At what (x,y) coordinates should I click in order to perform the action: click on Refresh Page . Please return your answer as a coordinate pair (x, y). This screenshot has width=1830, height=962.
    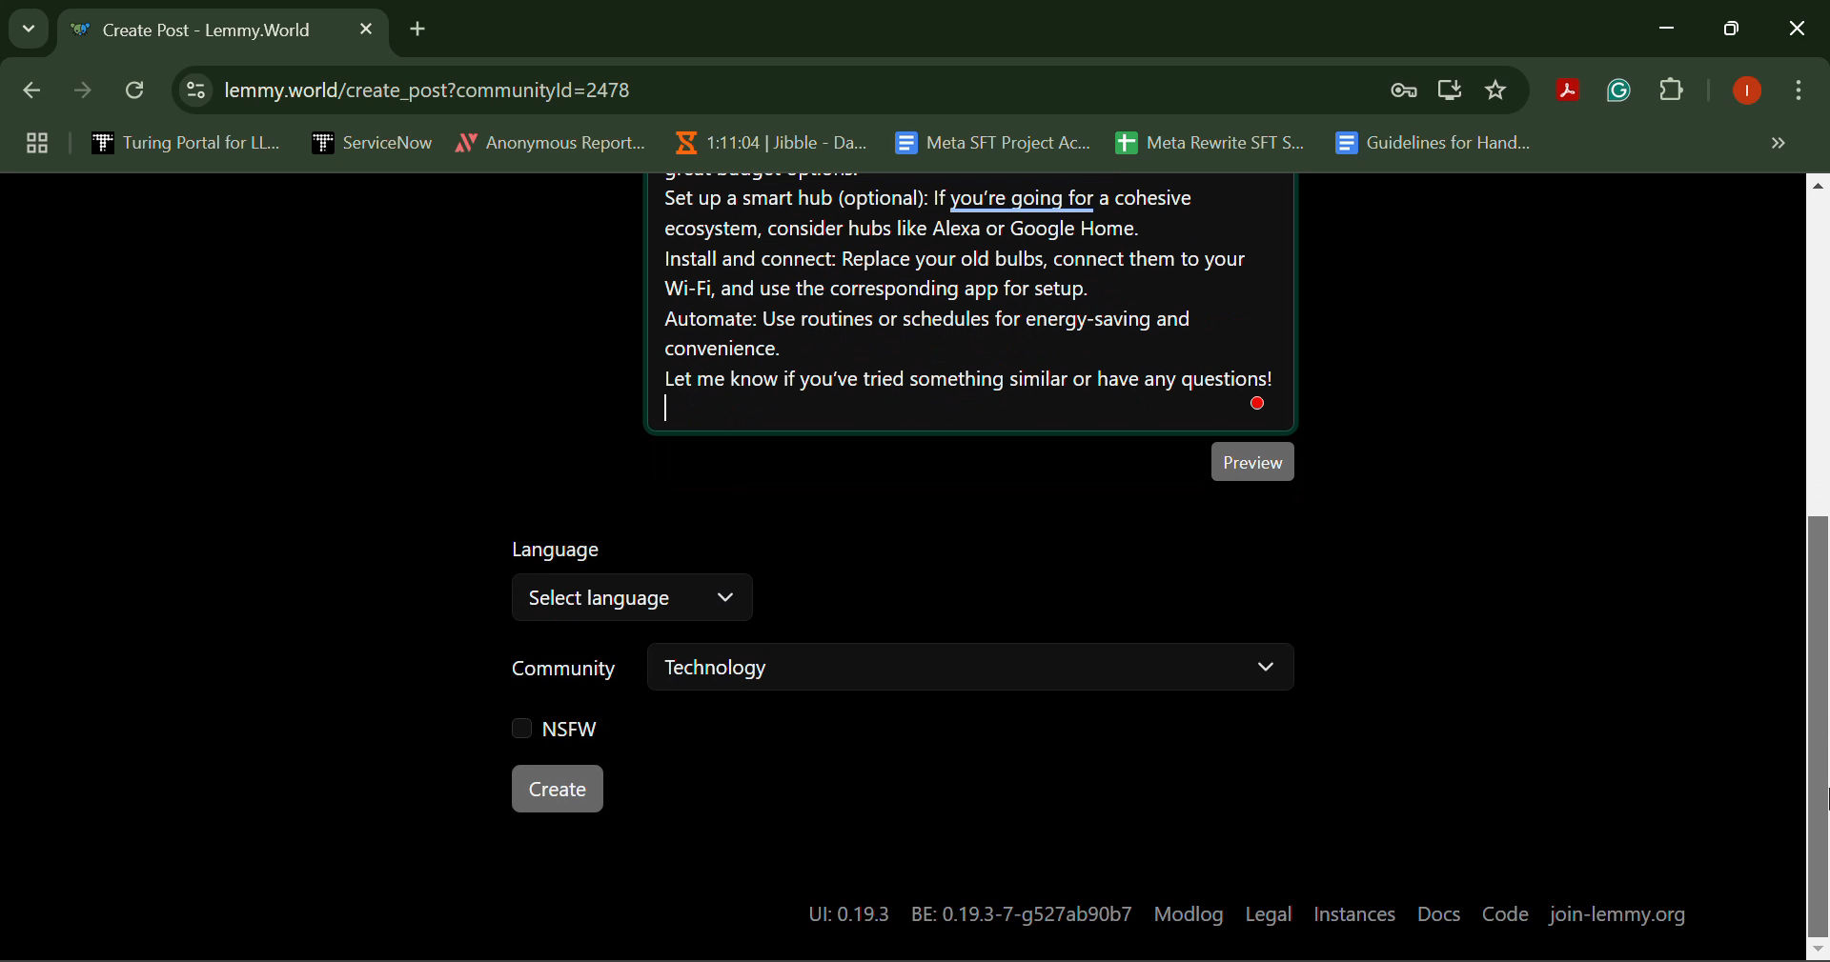
    Looking at the image, I should click on (137, 91).